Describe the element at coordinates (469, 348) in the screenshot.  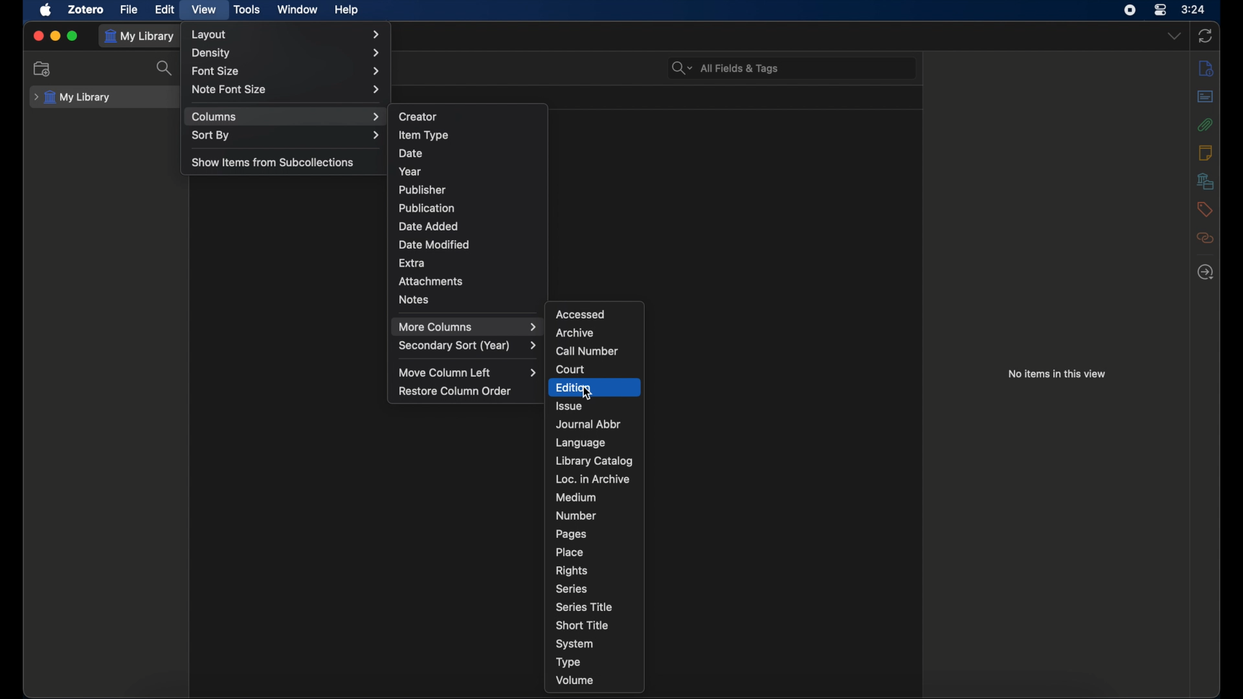
I see `secondary sort` at that location.